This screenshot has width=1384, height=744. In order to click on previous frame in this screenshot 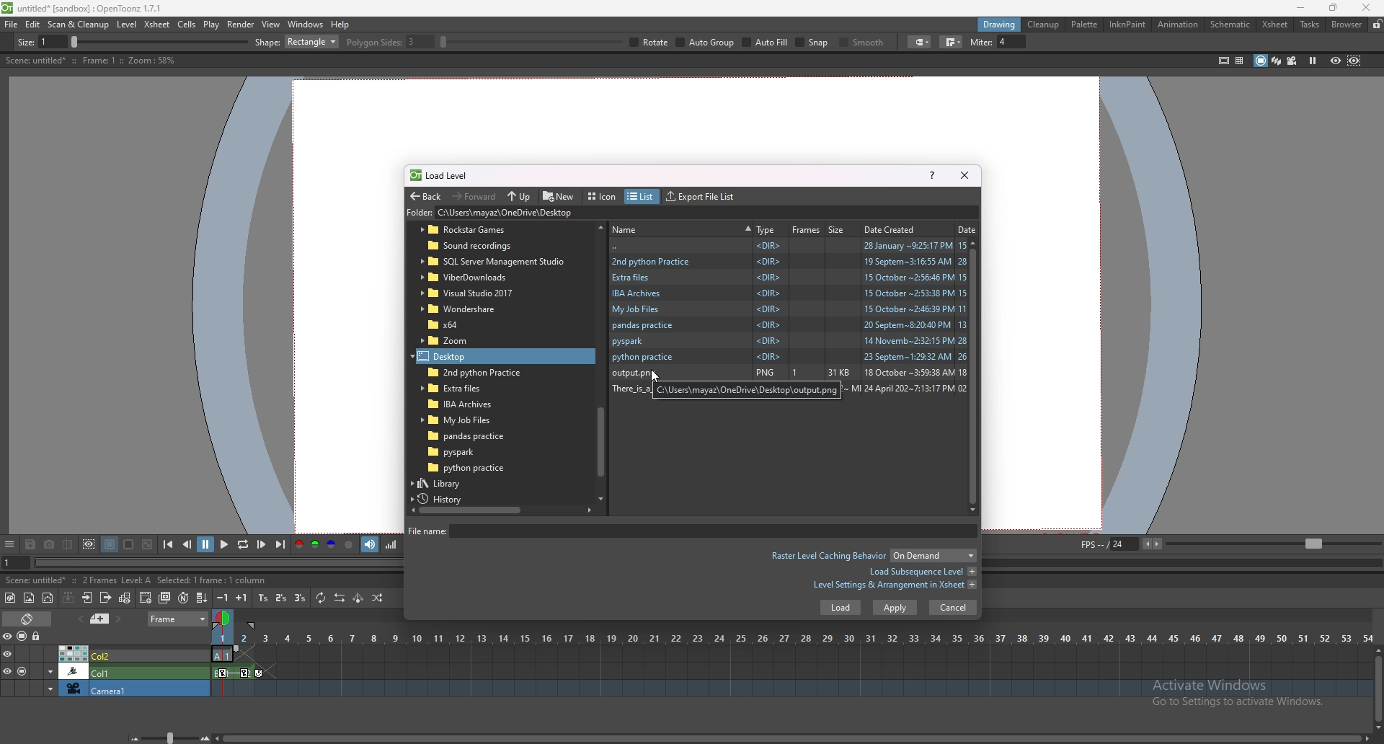, I will do `click(188, 544)`.